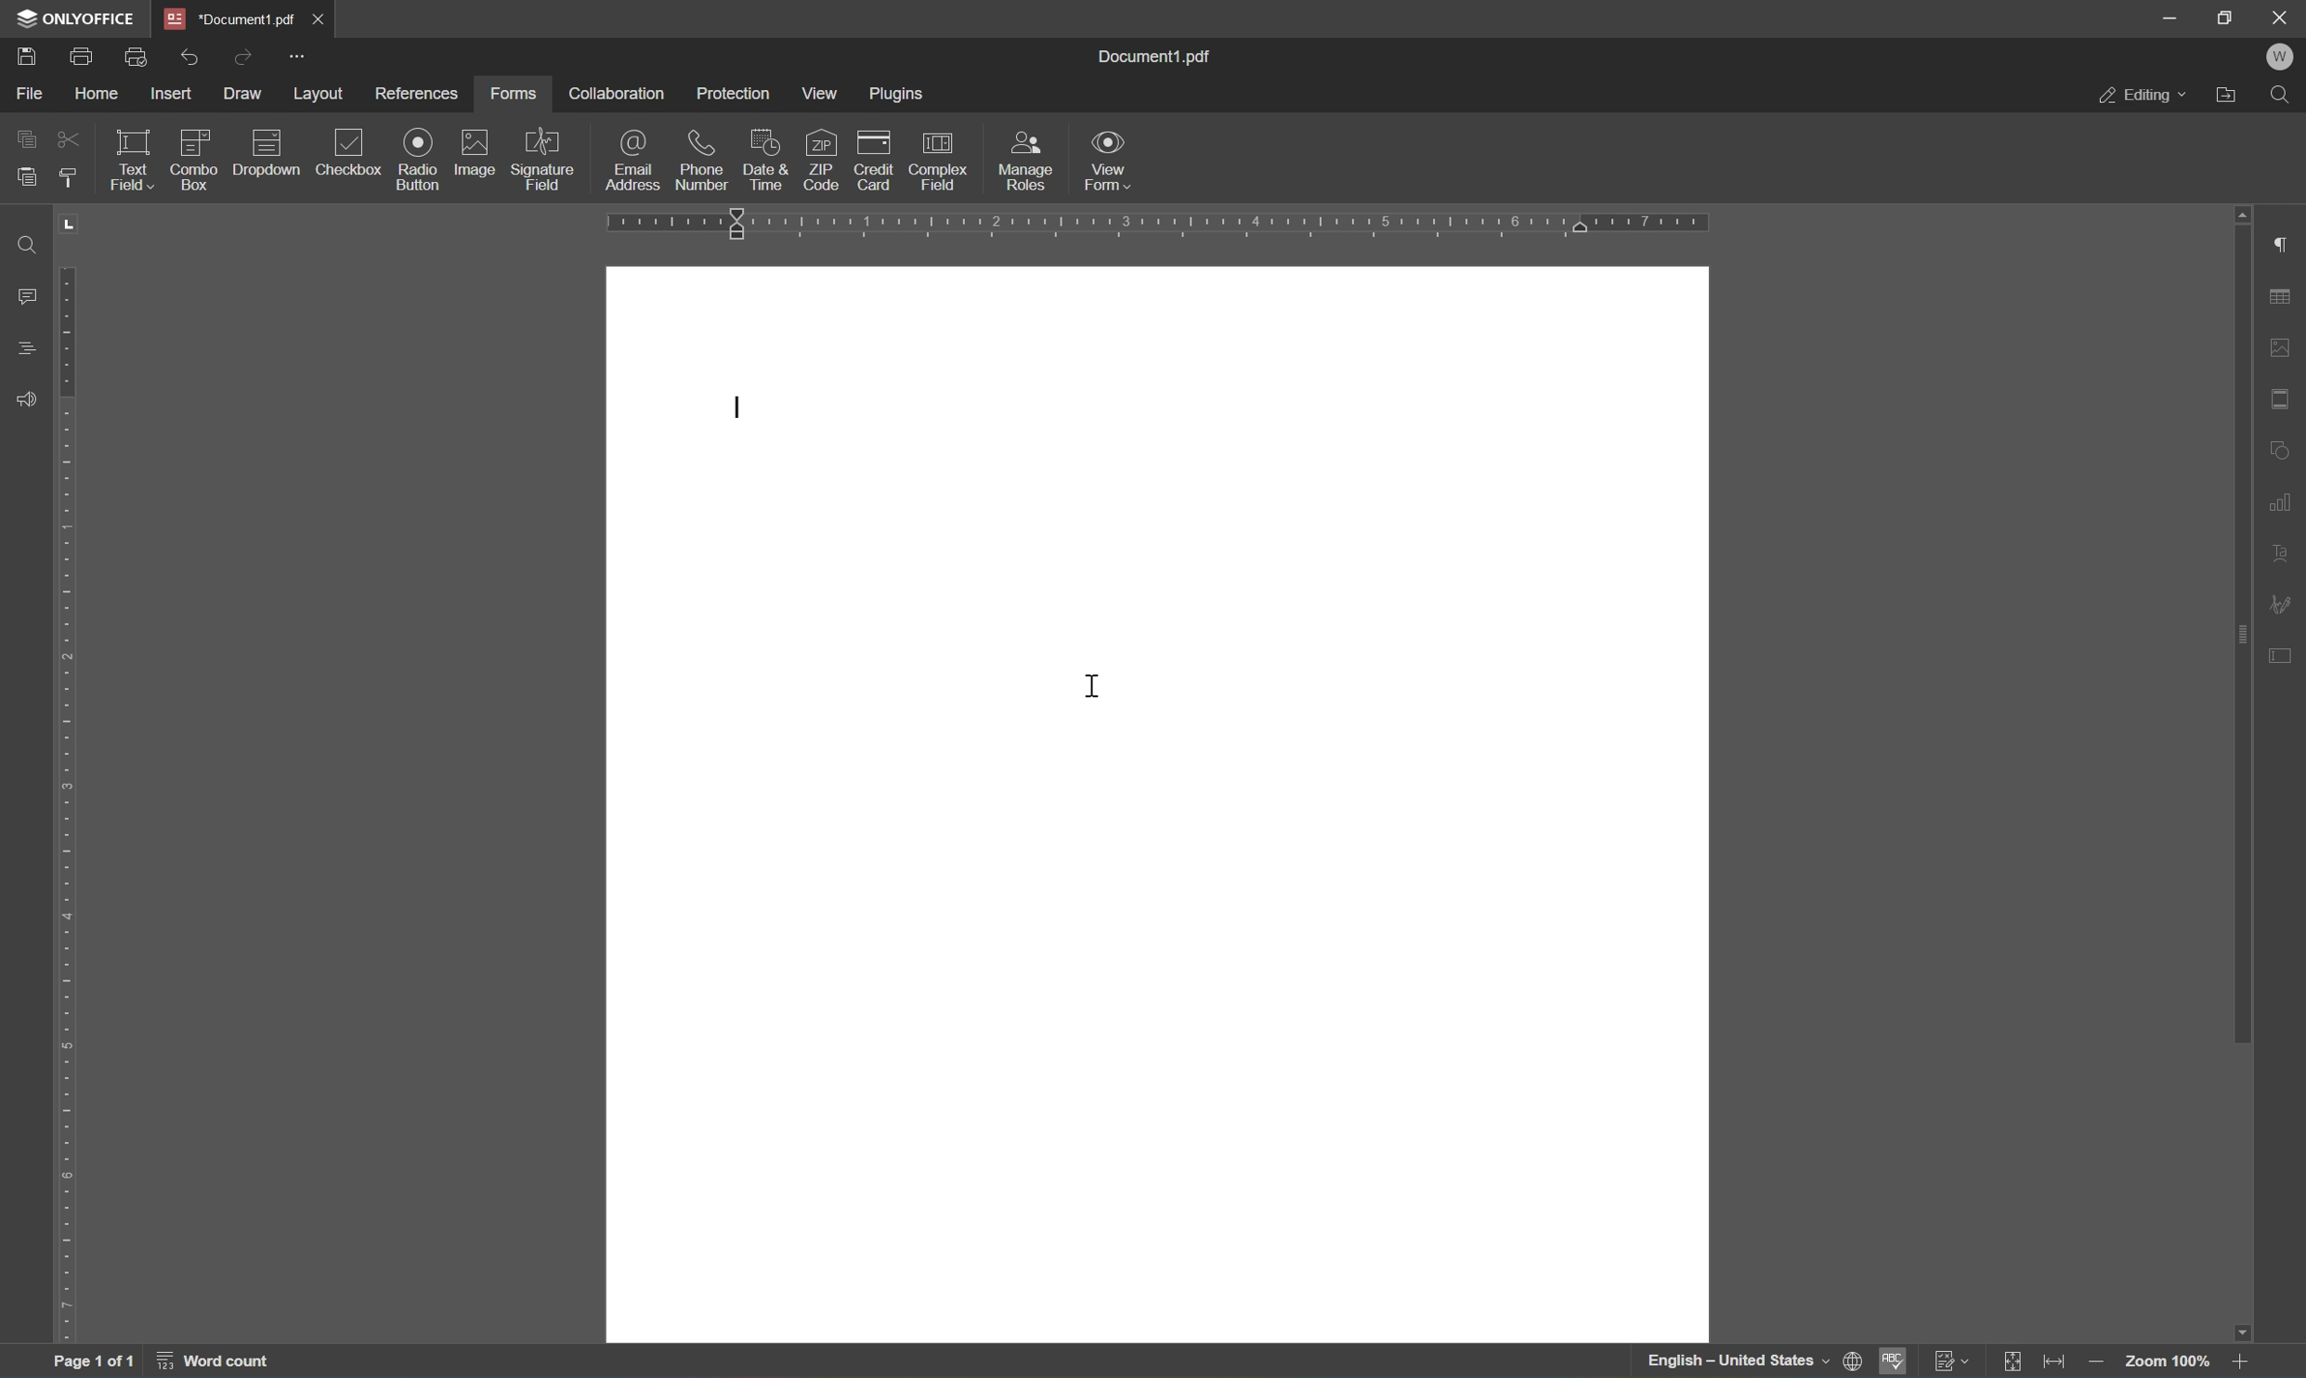  Describe the element at coordinates (26, 298) in the screenshot. I see `comments` at that location.